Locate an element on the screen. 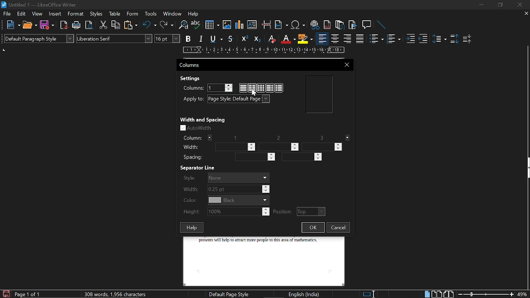 Image resolution: width=530 pixels, height=298 pixels. Superscript is located at coordinates (244, 39).